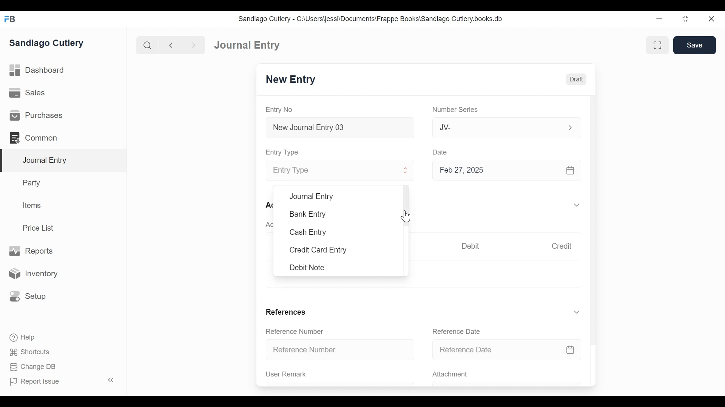 The image size is (725, 407). Describe the element at coordinates (27, 92) in the screenshot. I see `Sales` at that location.